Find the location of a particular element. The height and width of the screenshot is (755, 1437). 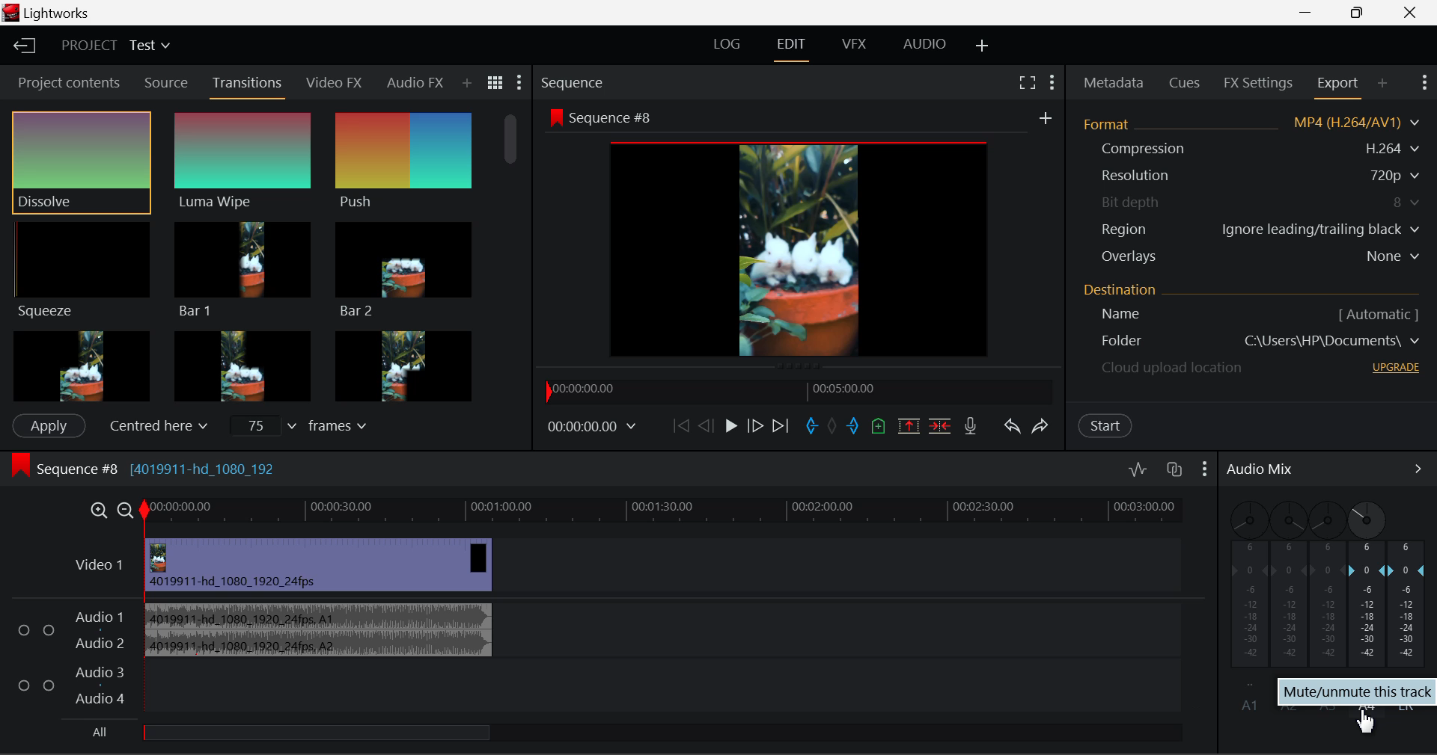

Lightworks is located at coordinates (46, 13).